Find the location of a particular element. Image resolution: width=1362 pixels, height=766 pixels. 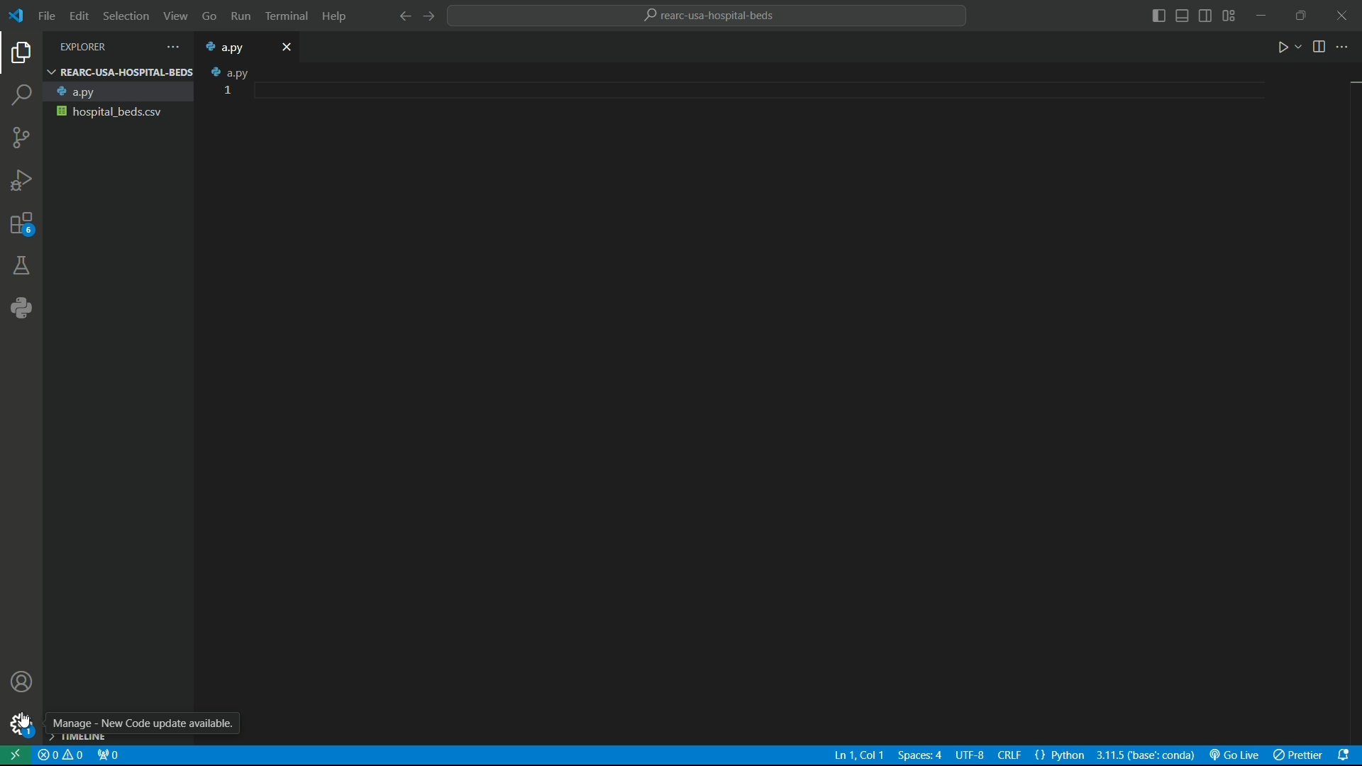

EXPLORER is located at coordinates (96, 47).